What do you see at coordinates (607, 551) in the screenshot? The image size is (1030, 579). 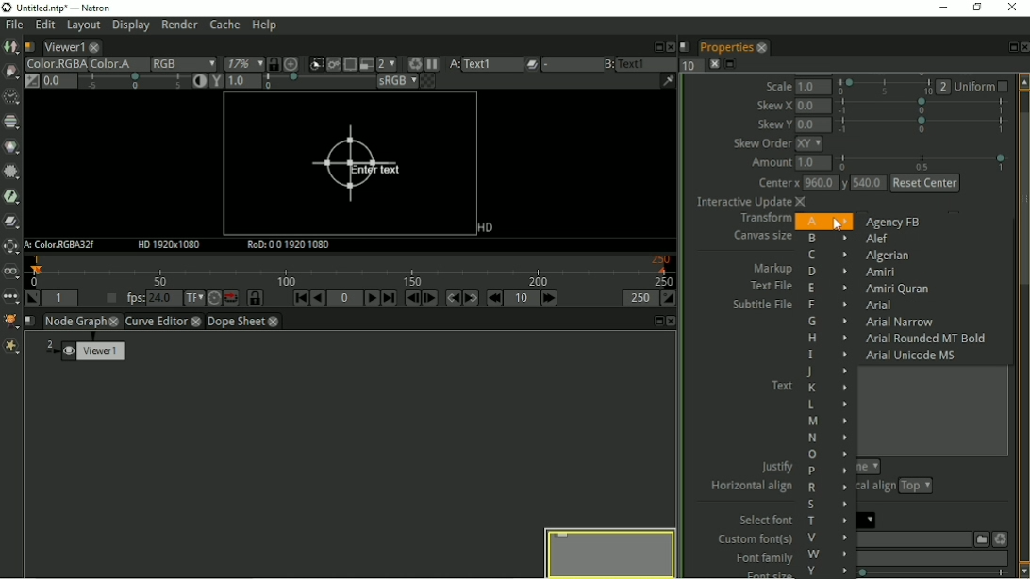 I see `Preview` at bounding box center [607, 551].